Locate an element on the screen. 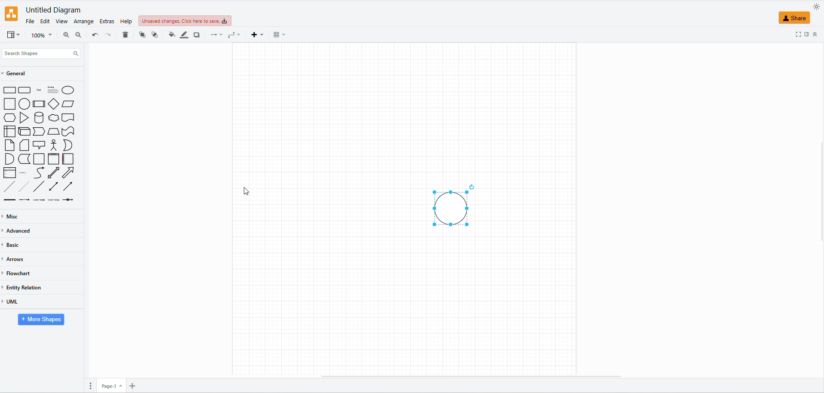 The image size is (824, 393). WAYPOINTS is located at coordinates (232, 37).